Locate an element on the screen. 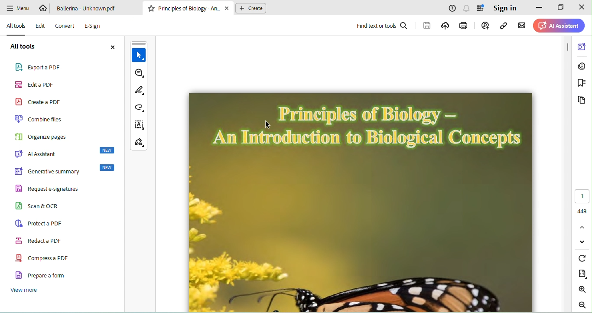 Image resolution: width=592 pixels, height=313 pixels. close is located at coordinates (111, 46).